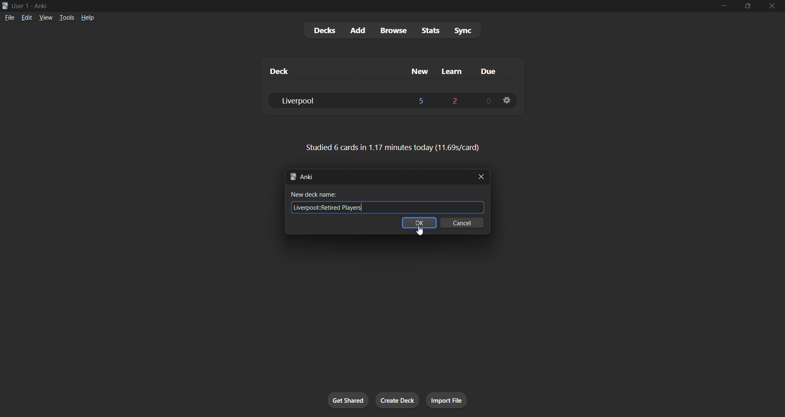 The width and height of the screenshot is (785, 417). Describe the element at coordinates (377, 177) in the screenshot. I see `new tab title` at that location.